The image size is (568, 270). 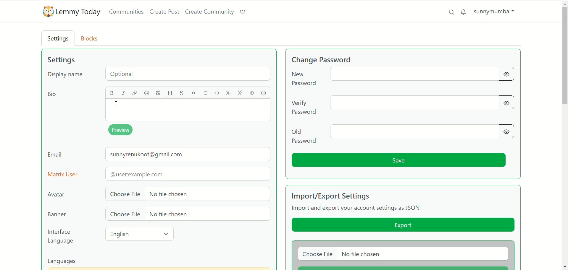 What do you see at coordinates (59, 39) in the screenshot?
I see `settings` at bounding box center [59, 39].